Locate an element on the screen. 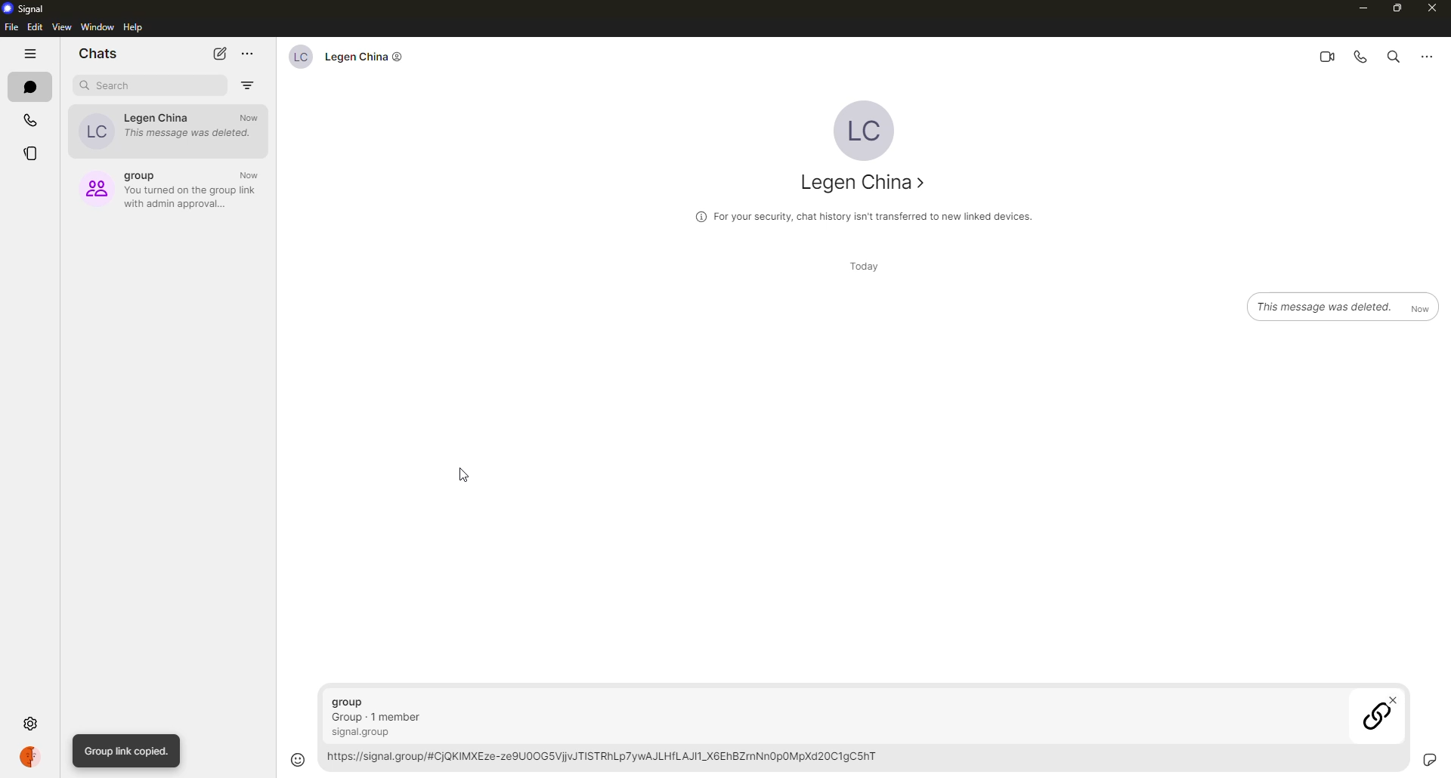 This screenshot has height=778, width=1451. close is located at coordinates (1431, 9).